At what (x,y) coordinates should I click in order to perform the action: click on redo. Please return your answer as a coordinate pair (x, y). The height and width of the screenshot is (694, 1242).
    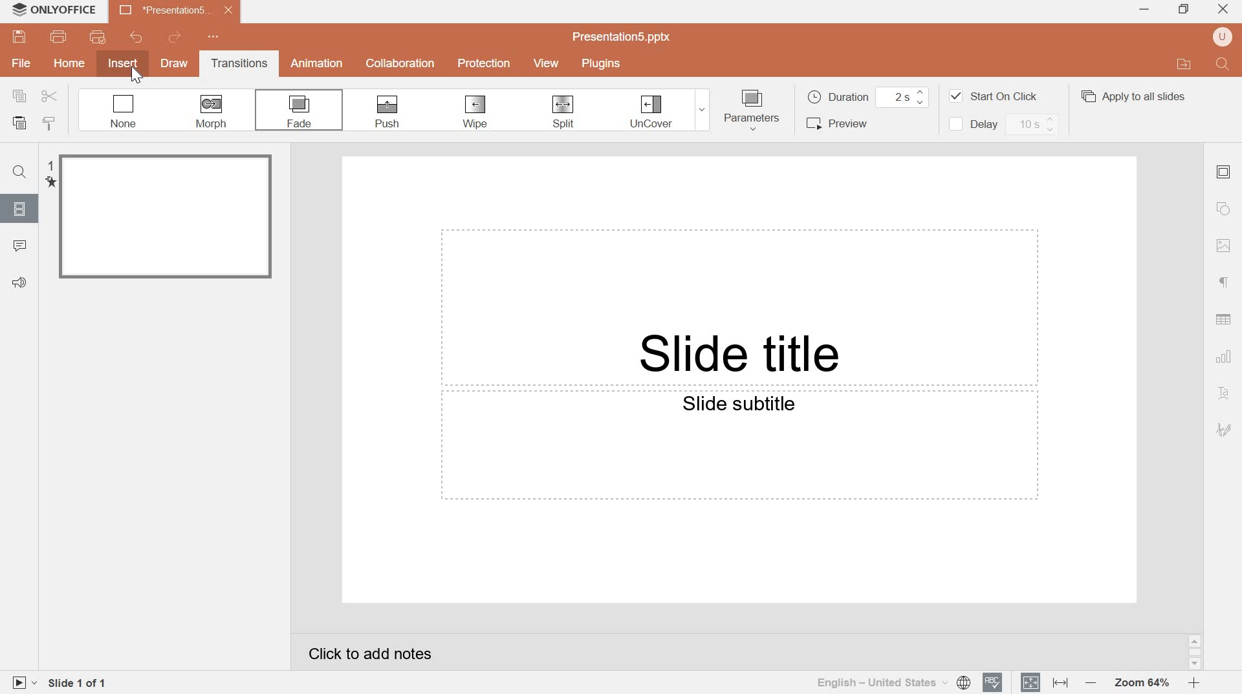
    Looking at the image, I should click on (174, 37).